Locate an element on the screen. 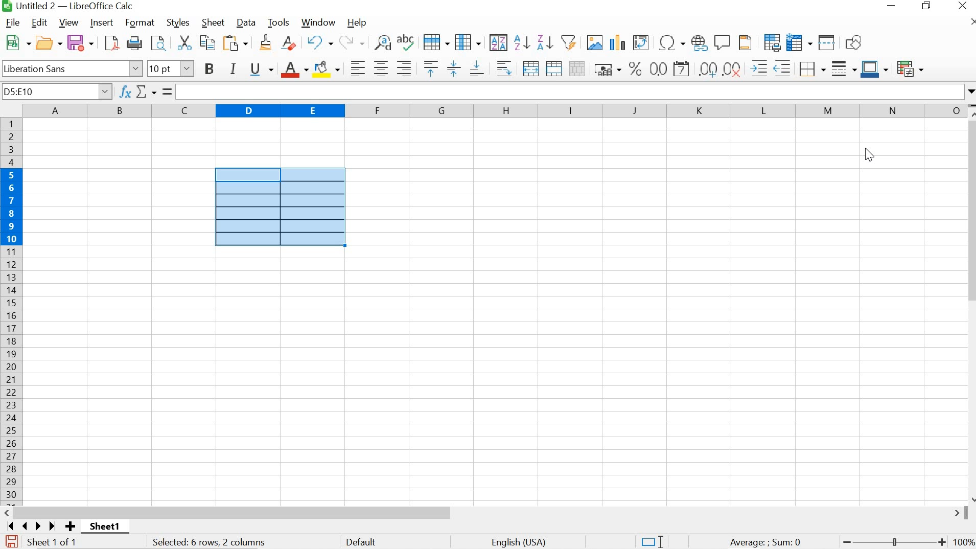  SORT DESCENDING is located at coordinates (545, 43).